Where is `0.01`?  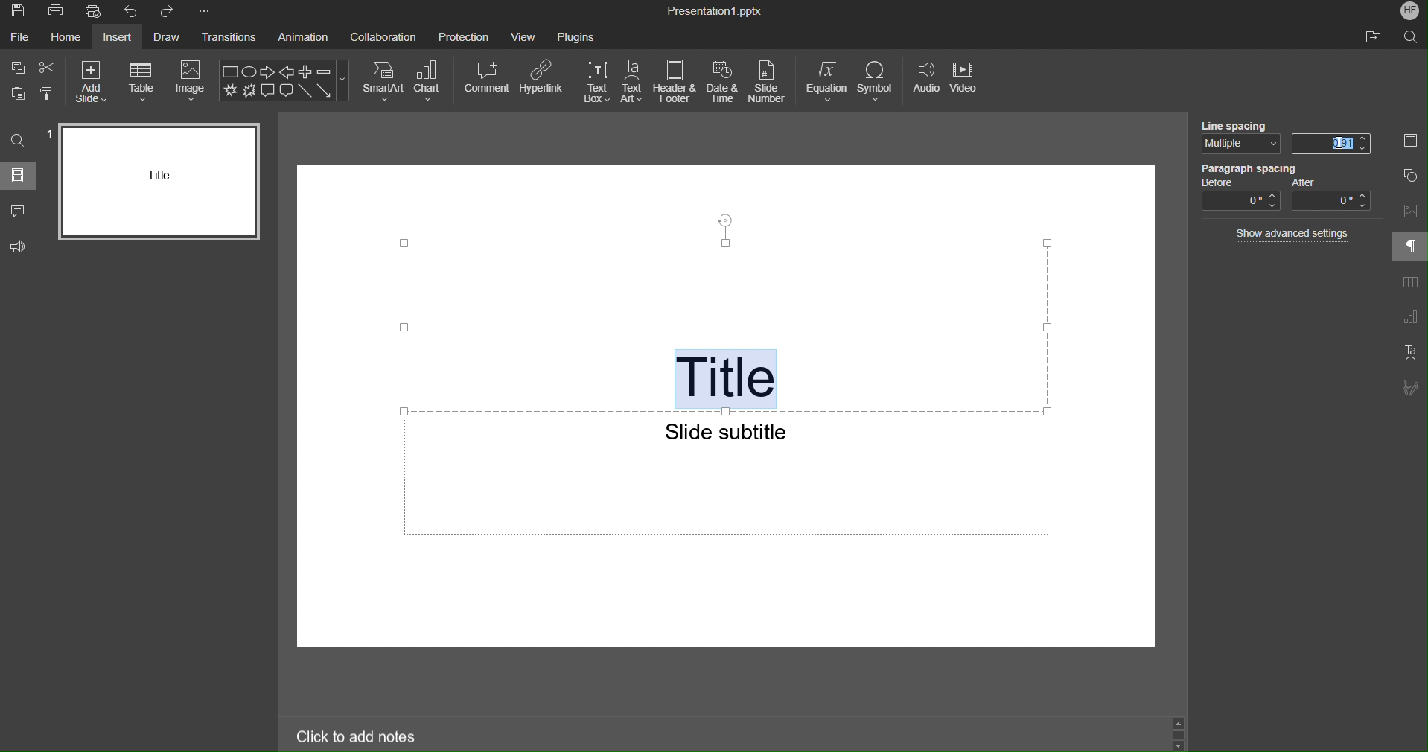 0.01 is located at coordinates (1333, 142).